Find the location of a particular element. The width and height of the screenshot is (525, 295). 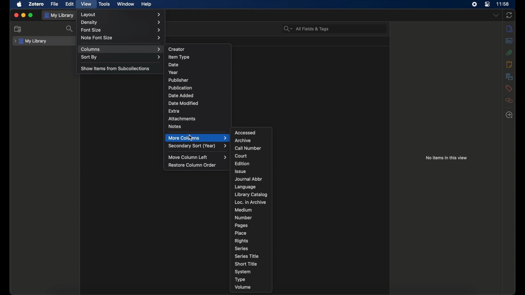

number is located at coordinates (243, 217).